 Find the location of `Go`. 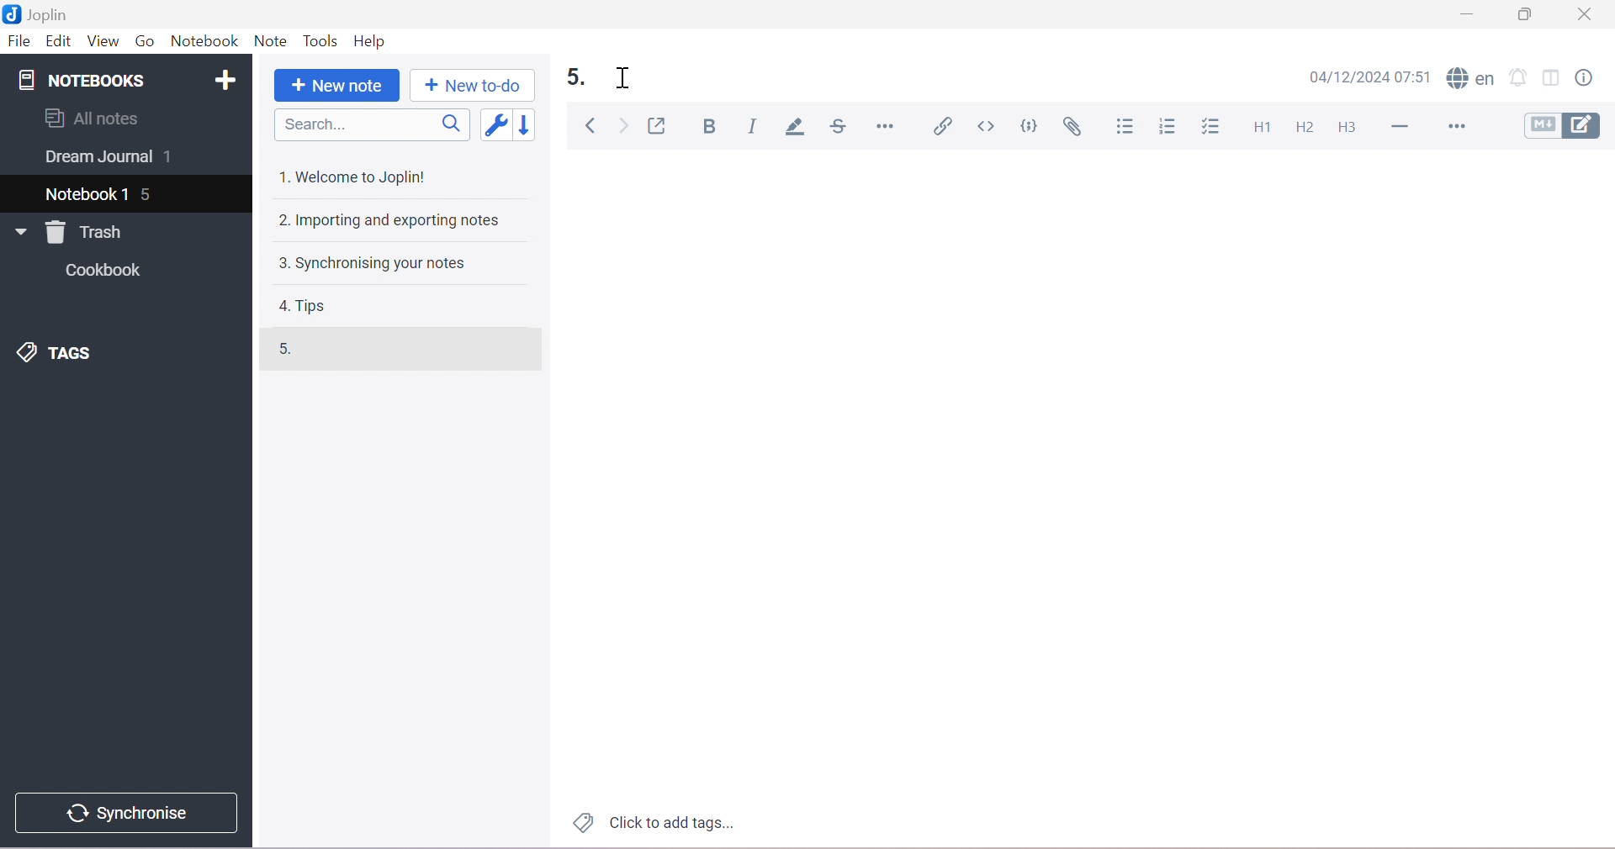

Go is located at coordinates (145, 40).